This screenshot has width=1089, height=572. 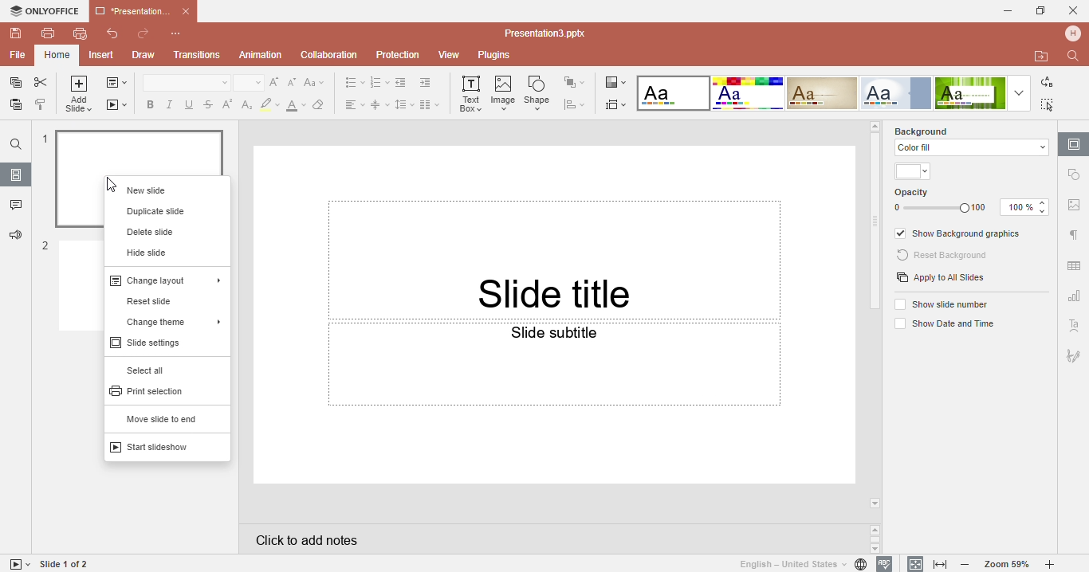 What do you see at coordinates (451, 56) in the screenshot?
I see `View` at bounding box center [451, 56].